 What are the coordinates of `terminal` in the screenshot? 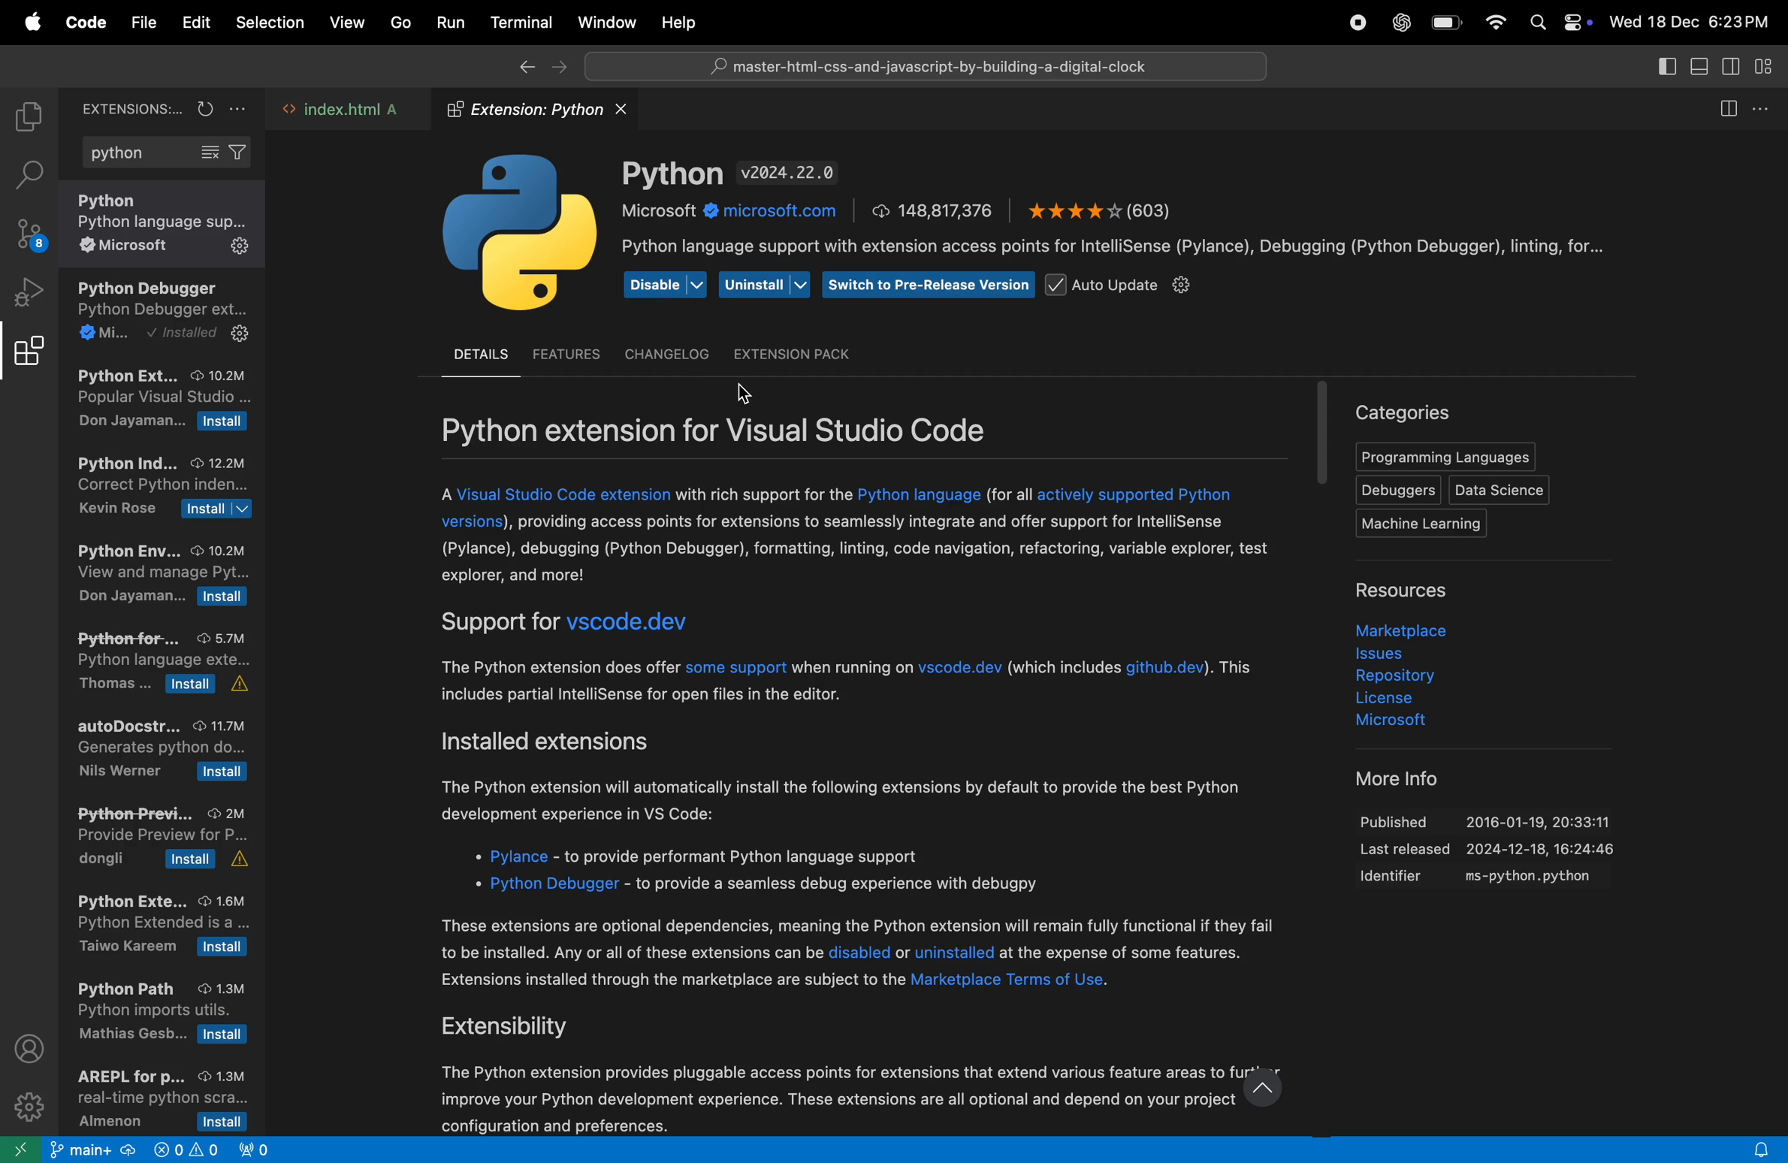 It's located at (517, 21).